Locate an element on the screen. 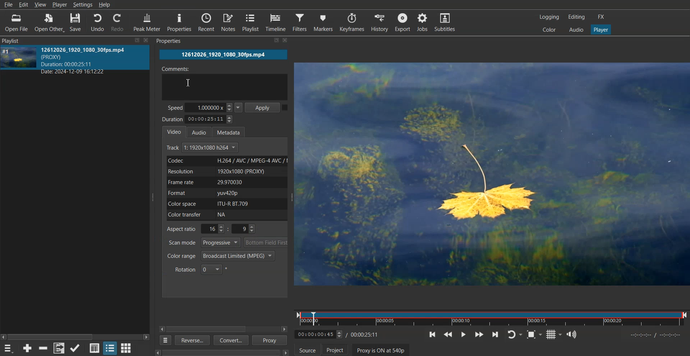  More Options is located at coordinates (164, 340).